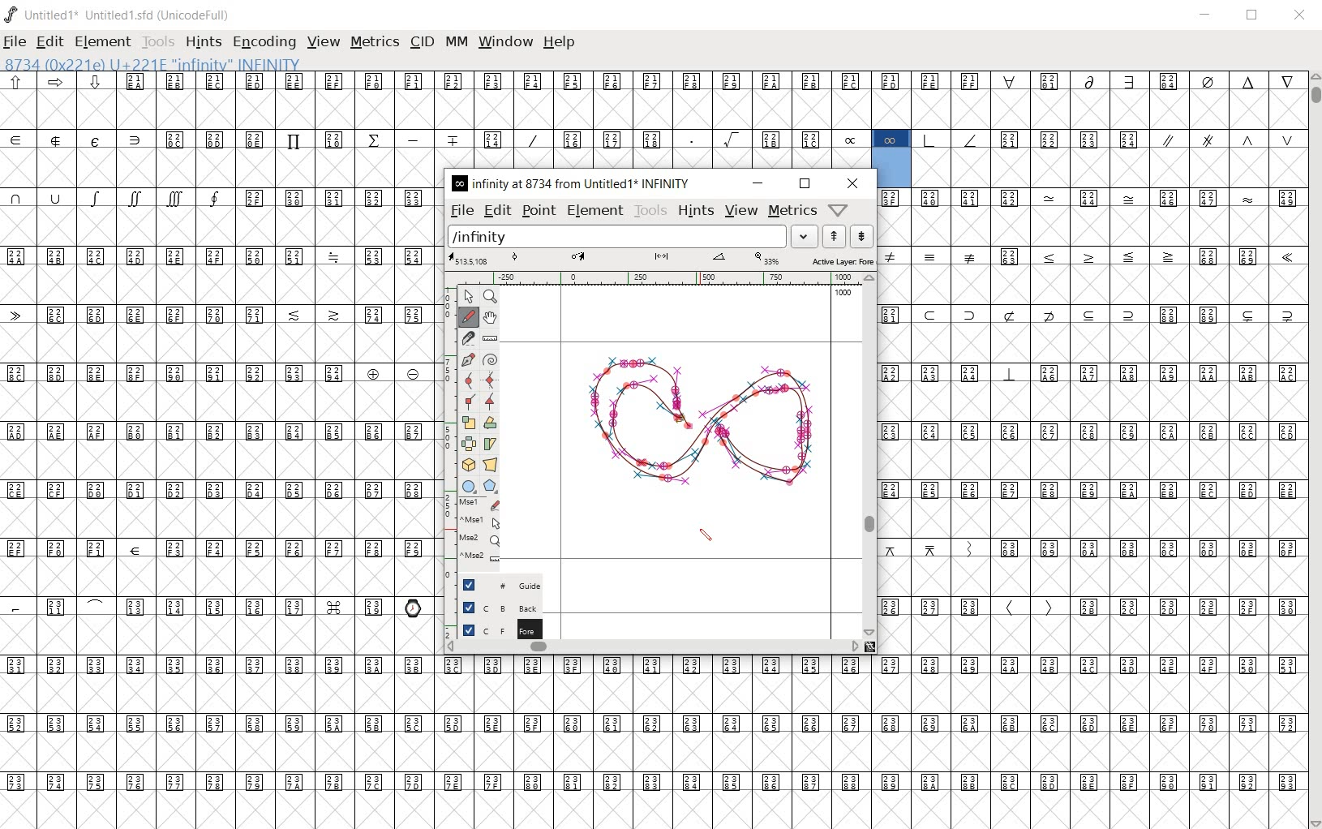 The image size is (1322, 829). What do you see at coordinates (1014, 256) in the screenshot?
I see `Unicode code points` at bounding box center [1014, 256].